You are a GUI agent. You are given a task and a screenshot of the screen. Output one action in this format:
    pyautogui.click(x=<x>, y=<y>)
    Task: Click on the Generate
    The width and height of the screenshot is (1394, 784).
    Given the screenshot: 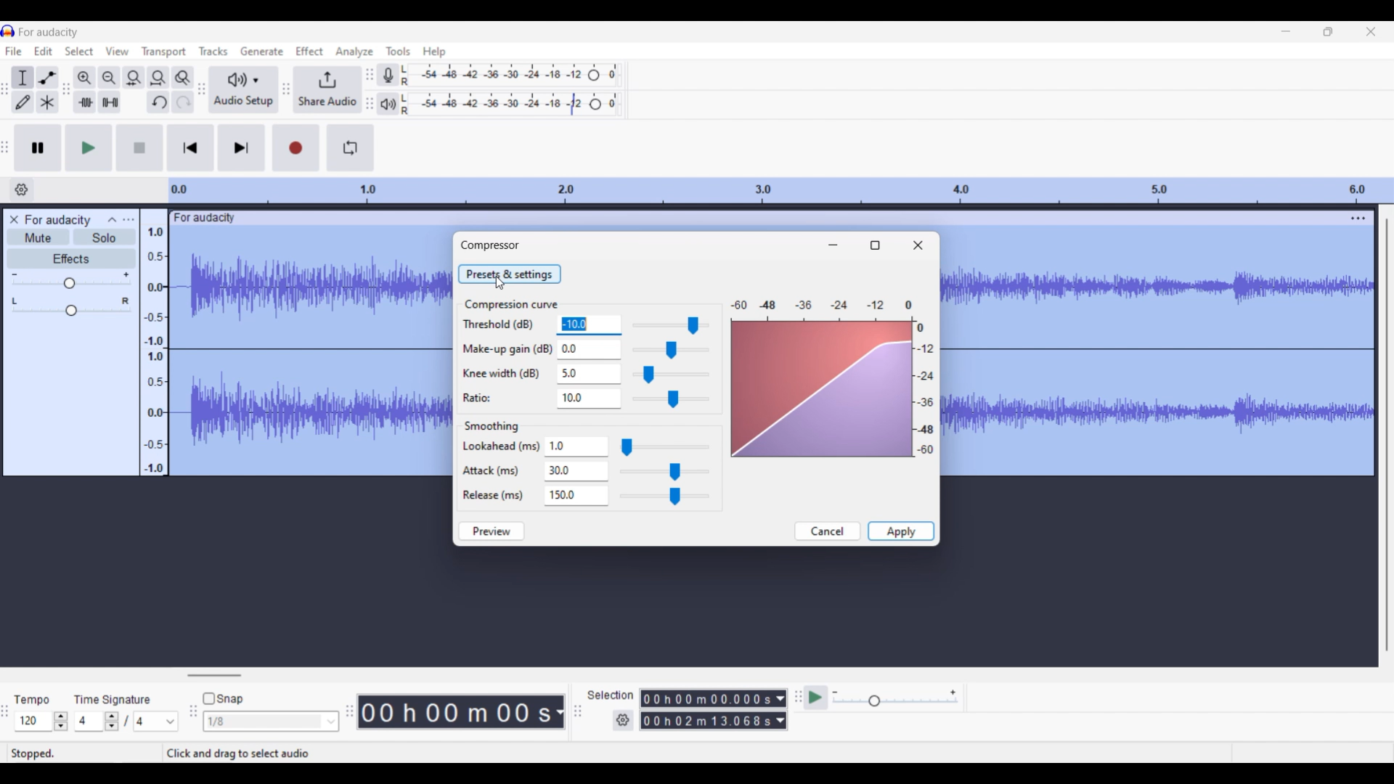 What is the action you would take?
    pyautogui.click(x=261, y=50)
    